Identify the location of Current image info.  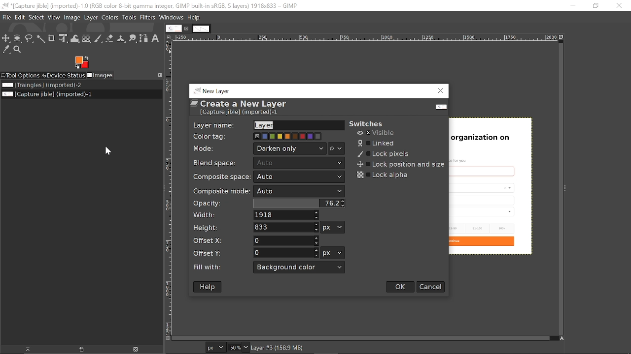
(278, 348).